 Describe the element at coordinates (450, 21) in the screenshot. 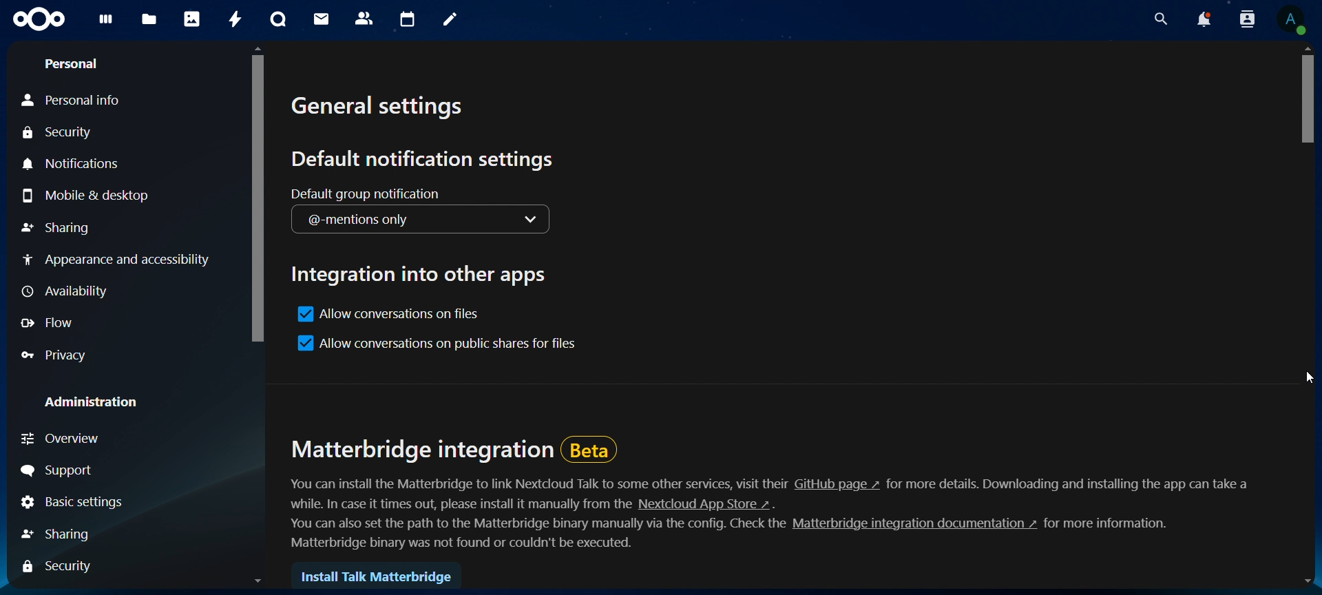

I see `notes` at that location.